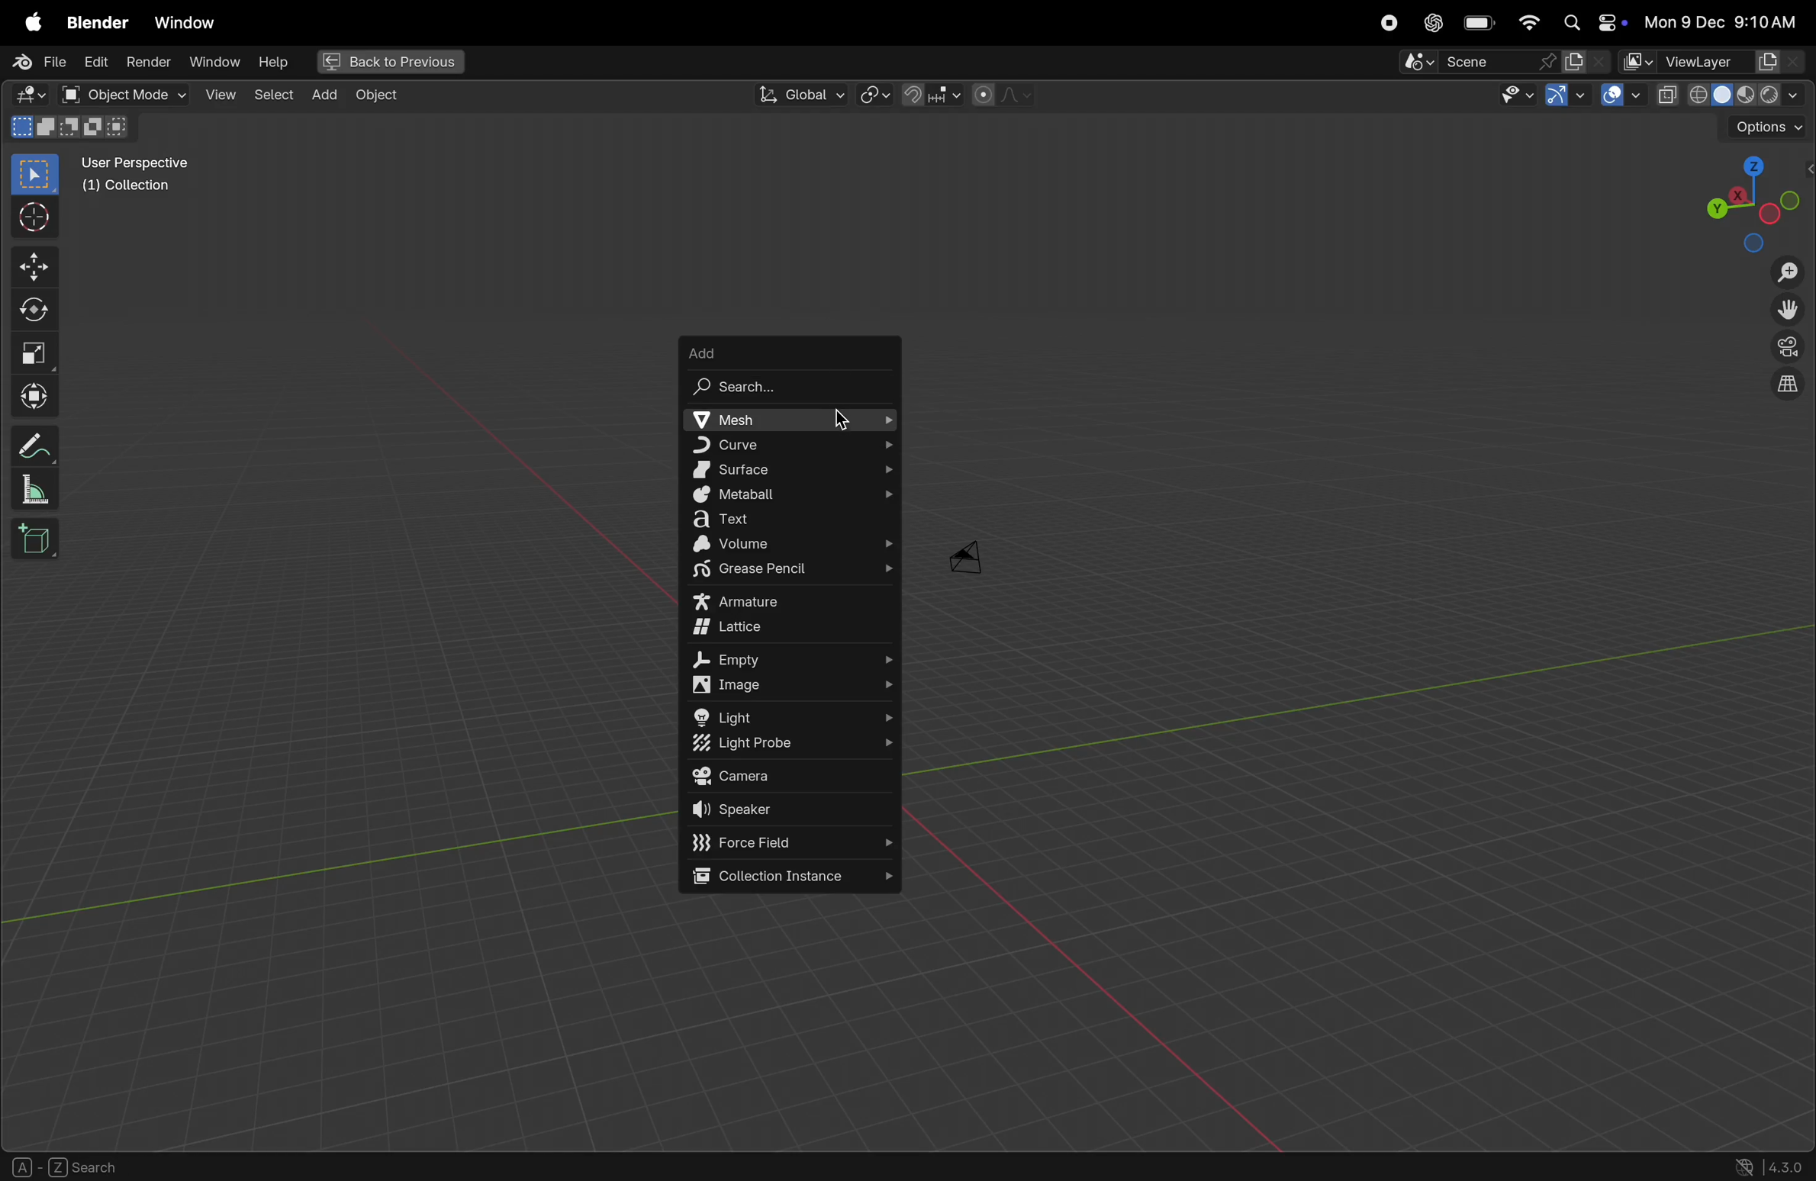 Image resolution: width=1816 pixels, height=1181 pixels. What do you see at coordinates (1749, 200) in the screenshot?
I see `view point` at bounding box center [1749, 200].